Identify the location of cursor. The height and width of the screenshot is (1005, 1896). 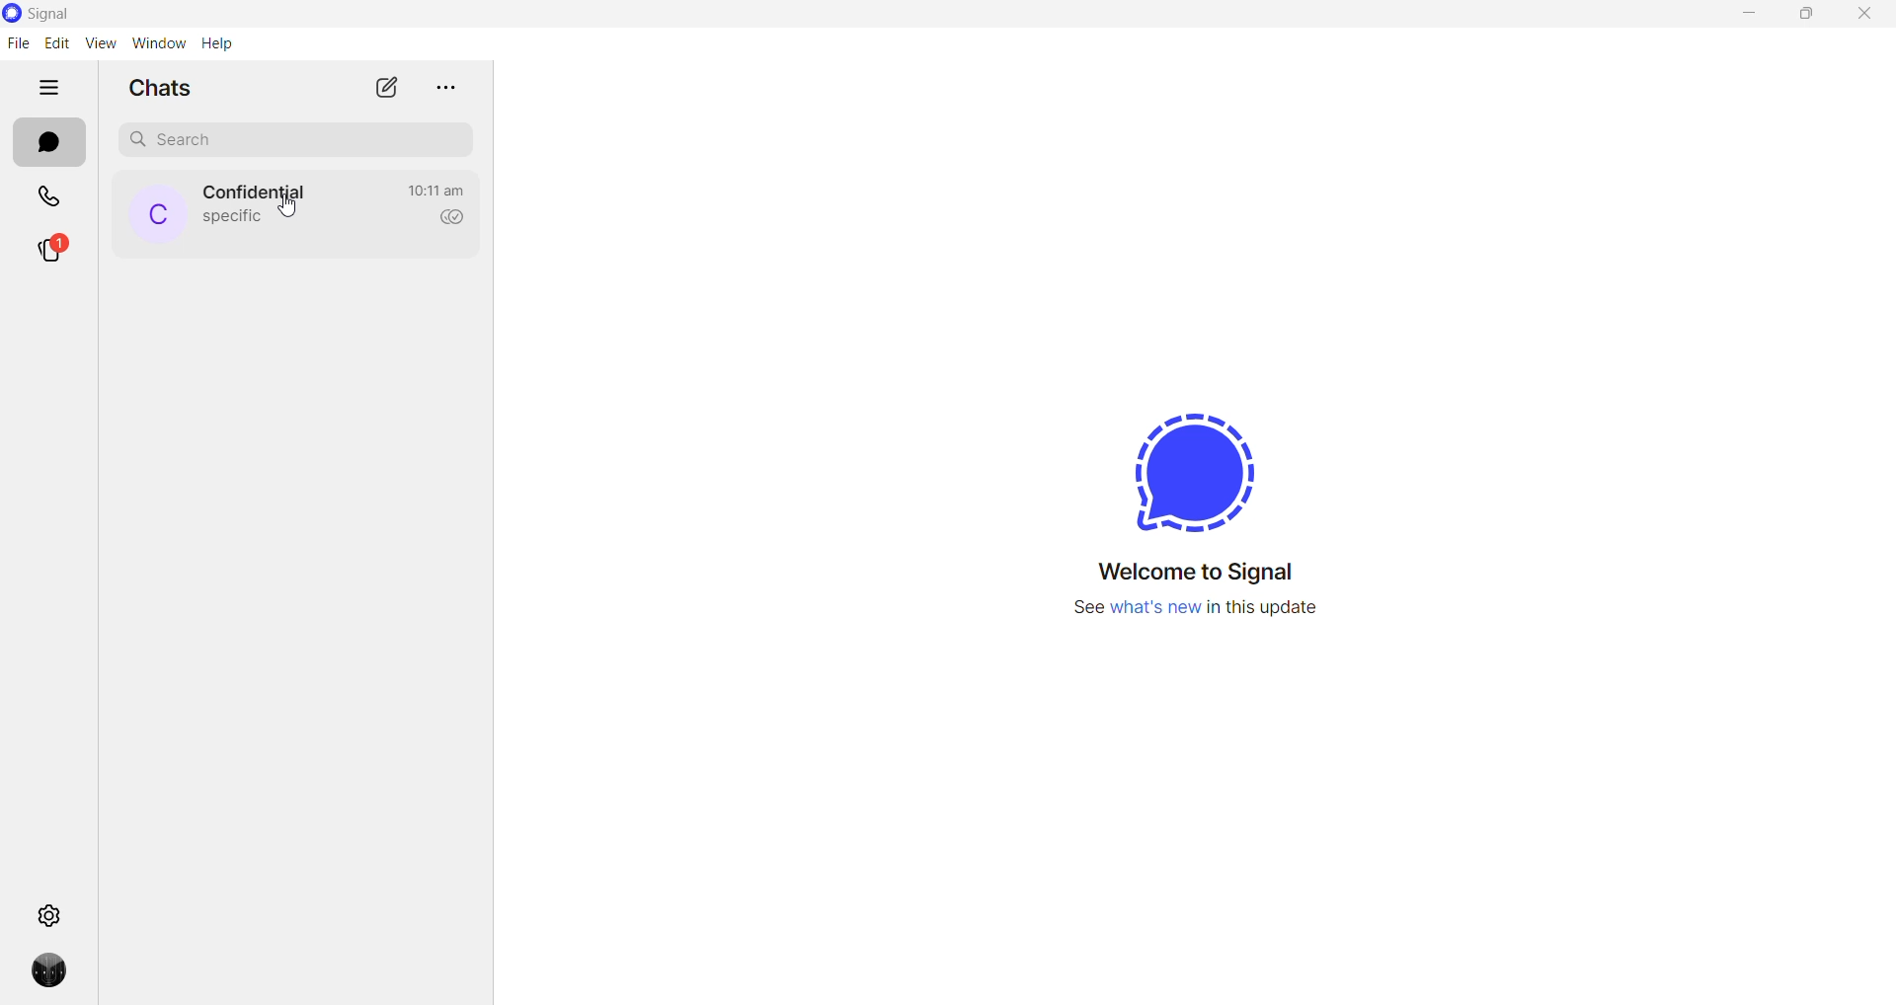
(293, 208).